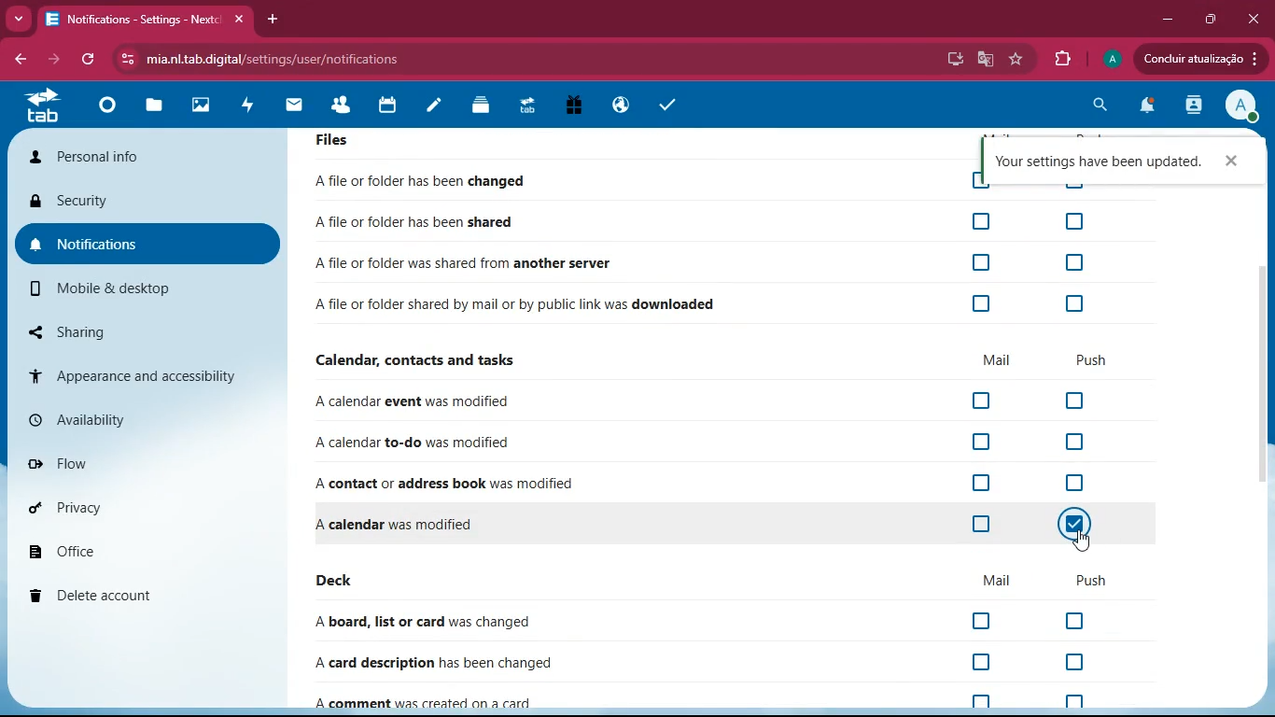 The width and height of the screenshot is (1275, 717). Describe the element at coordinates (1087, 359) in the screenshot. I see `push` at that location.